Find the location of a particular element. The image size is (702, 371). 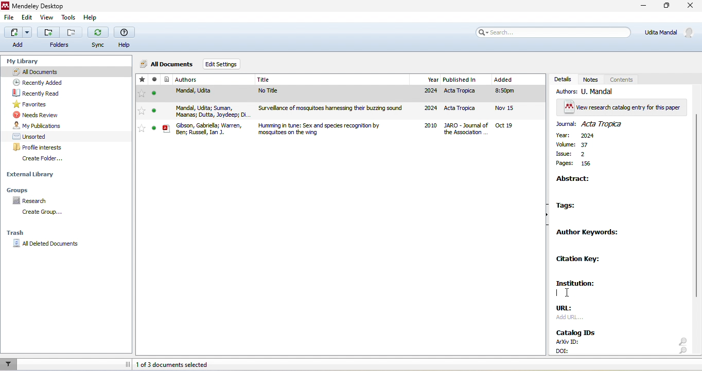

file is located at coordinates (10, 17).